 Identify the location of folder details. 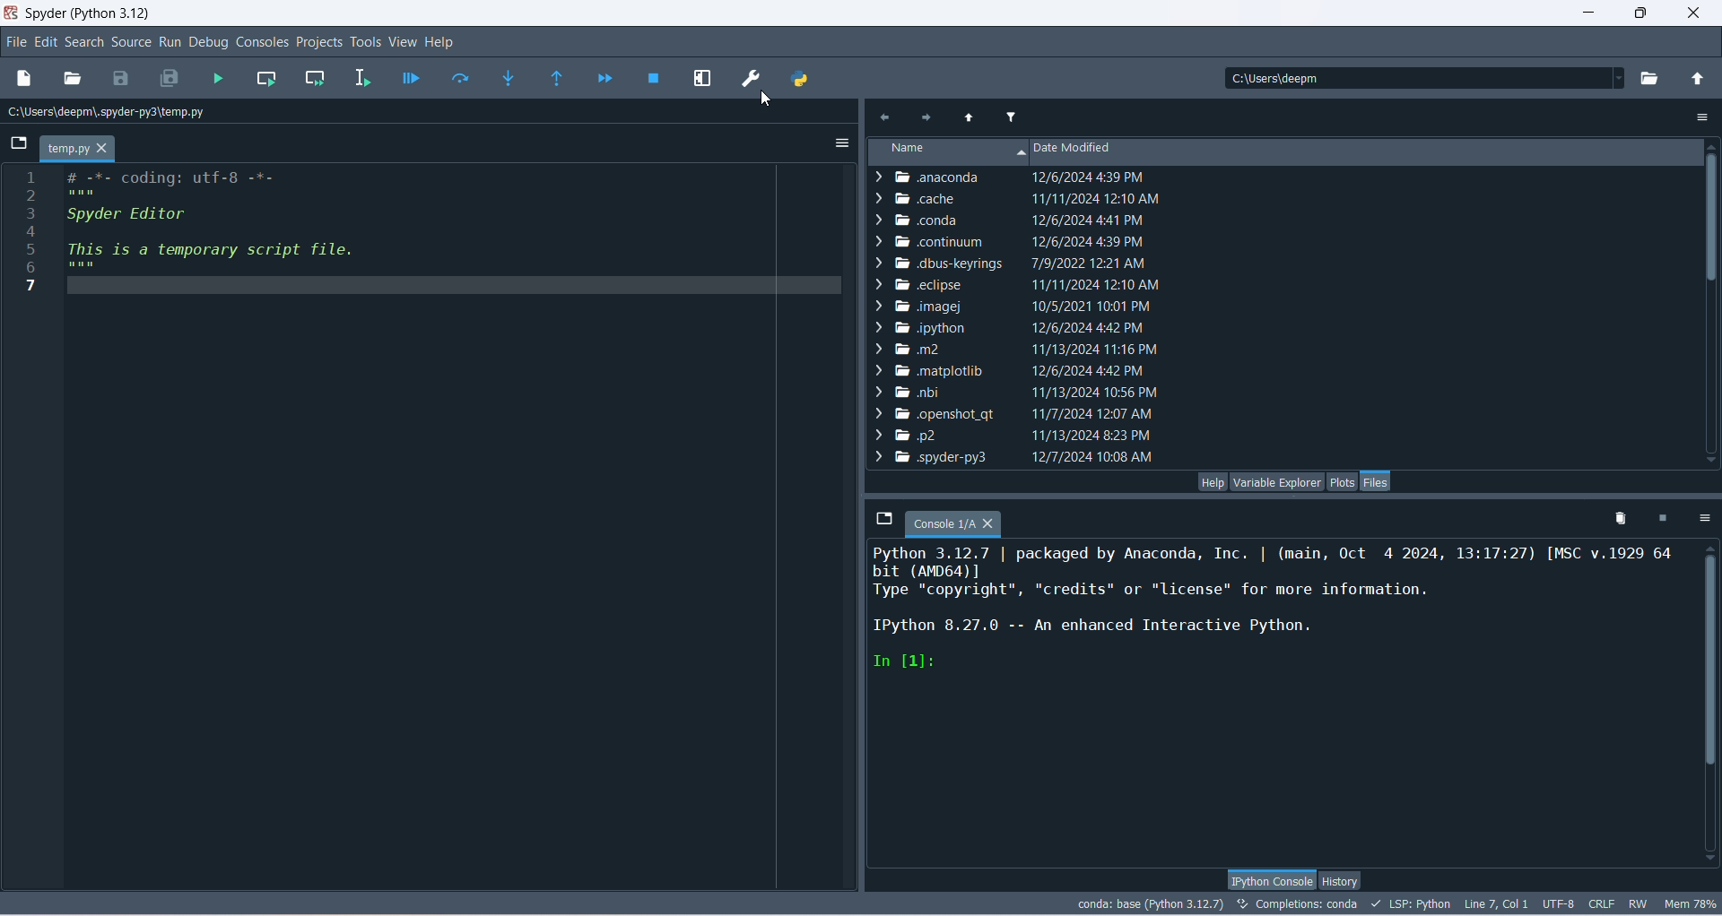
(1013, 459).